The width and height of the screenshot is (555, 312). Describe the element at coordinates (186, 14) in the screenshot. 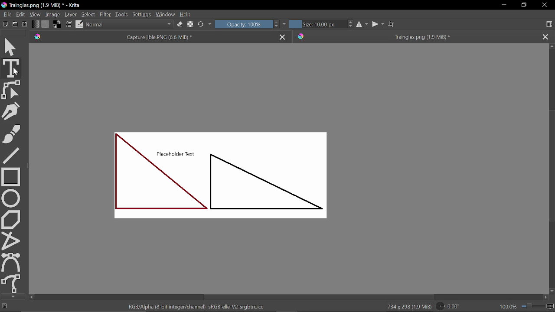

I see `Help` at that location.